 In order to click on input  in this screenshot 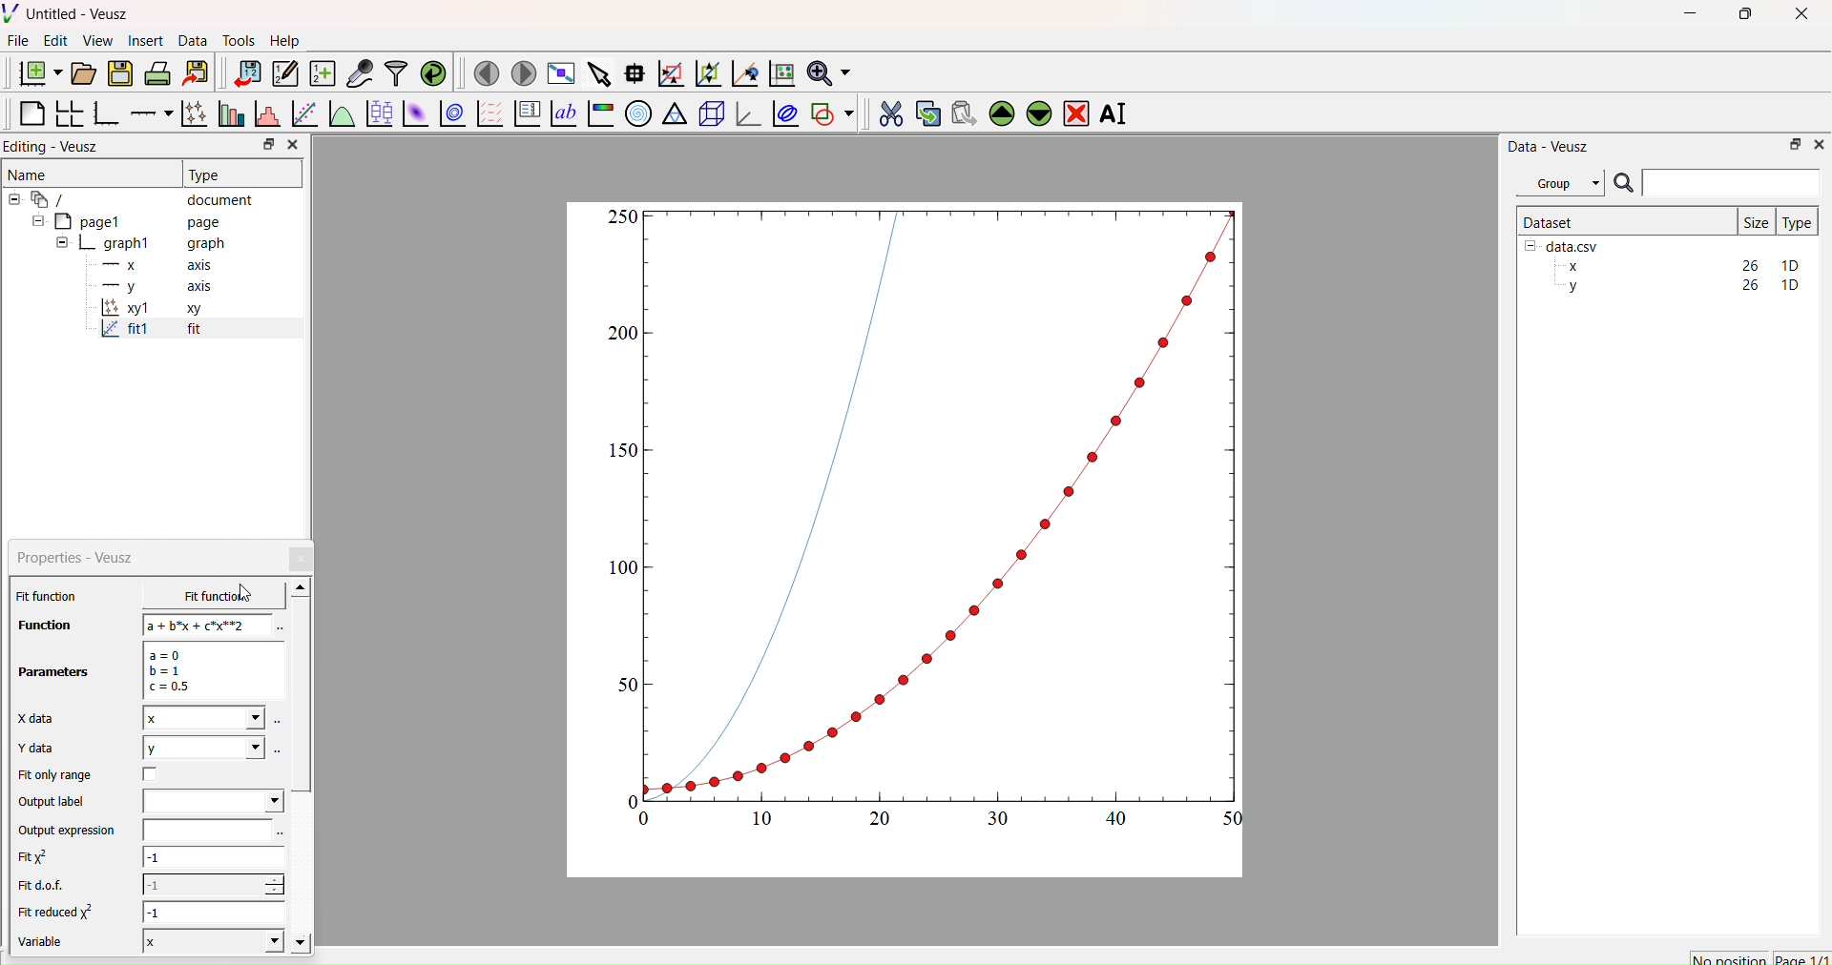, I will do `click(204, 830)`.